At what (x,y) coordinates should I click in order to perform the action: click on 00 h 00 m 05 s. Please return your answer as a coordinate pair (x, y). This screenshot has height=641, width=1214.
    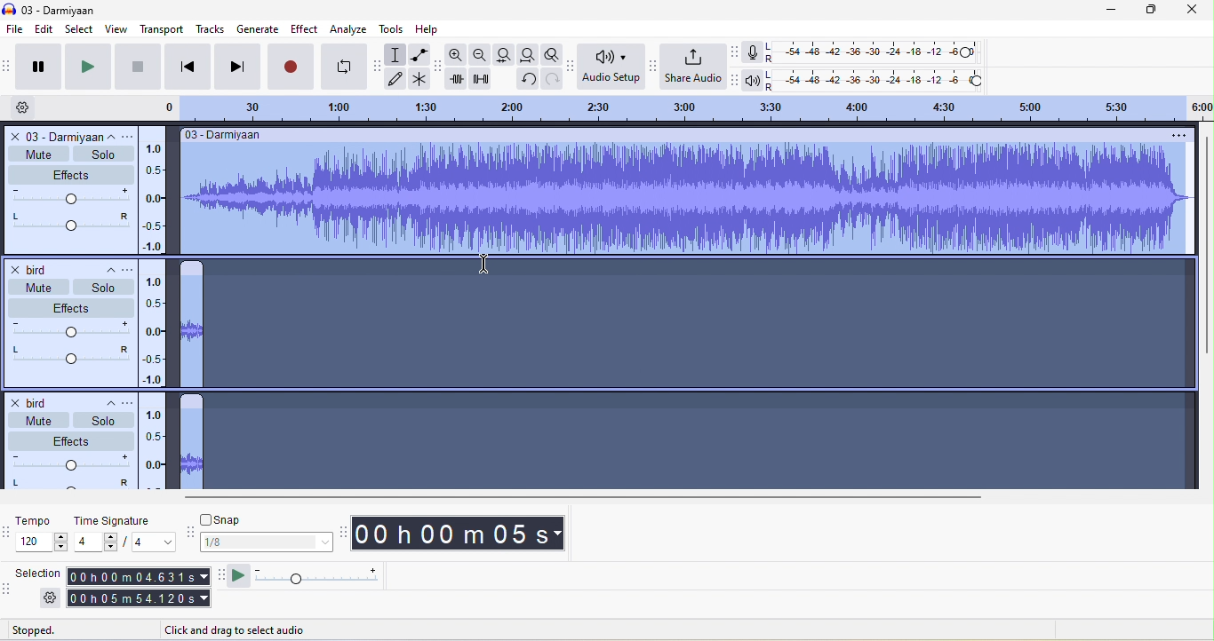
    Looking at the image, I should click on (467, 535).